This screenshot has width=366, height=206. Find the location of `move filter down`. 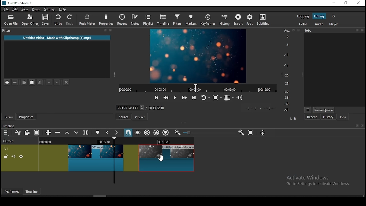

move filter down is located at coordinates (57, 82).